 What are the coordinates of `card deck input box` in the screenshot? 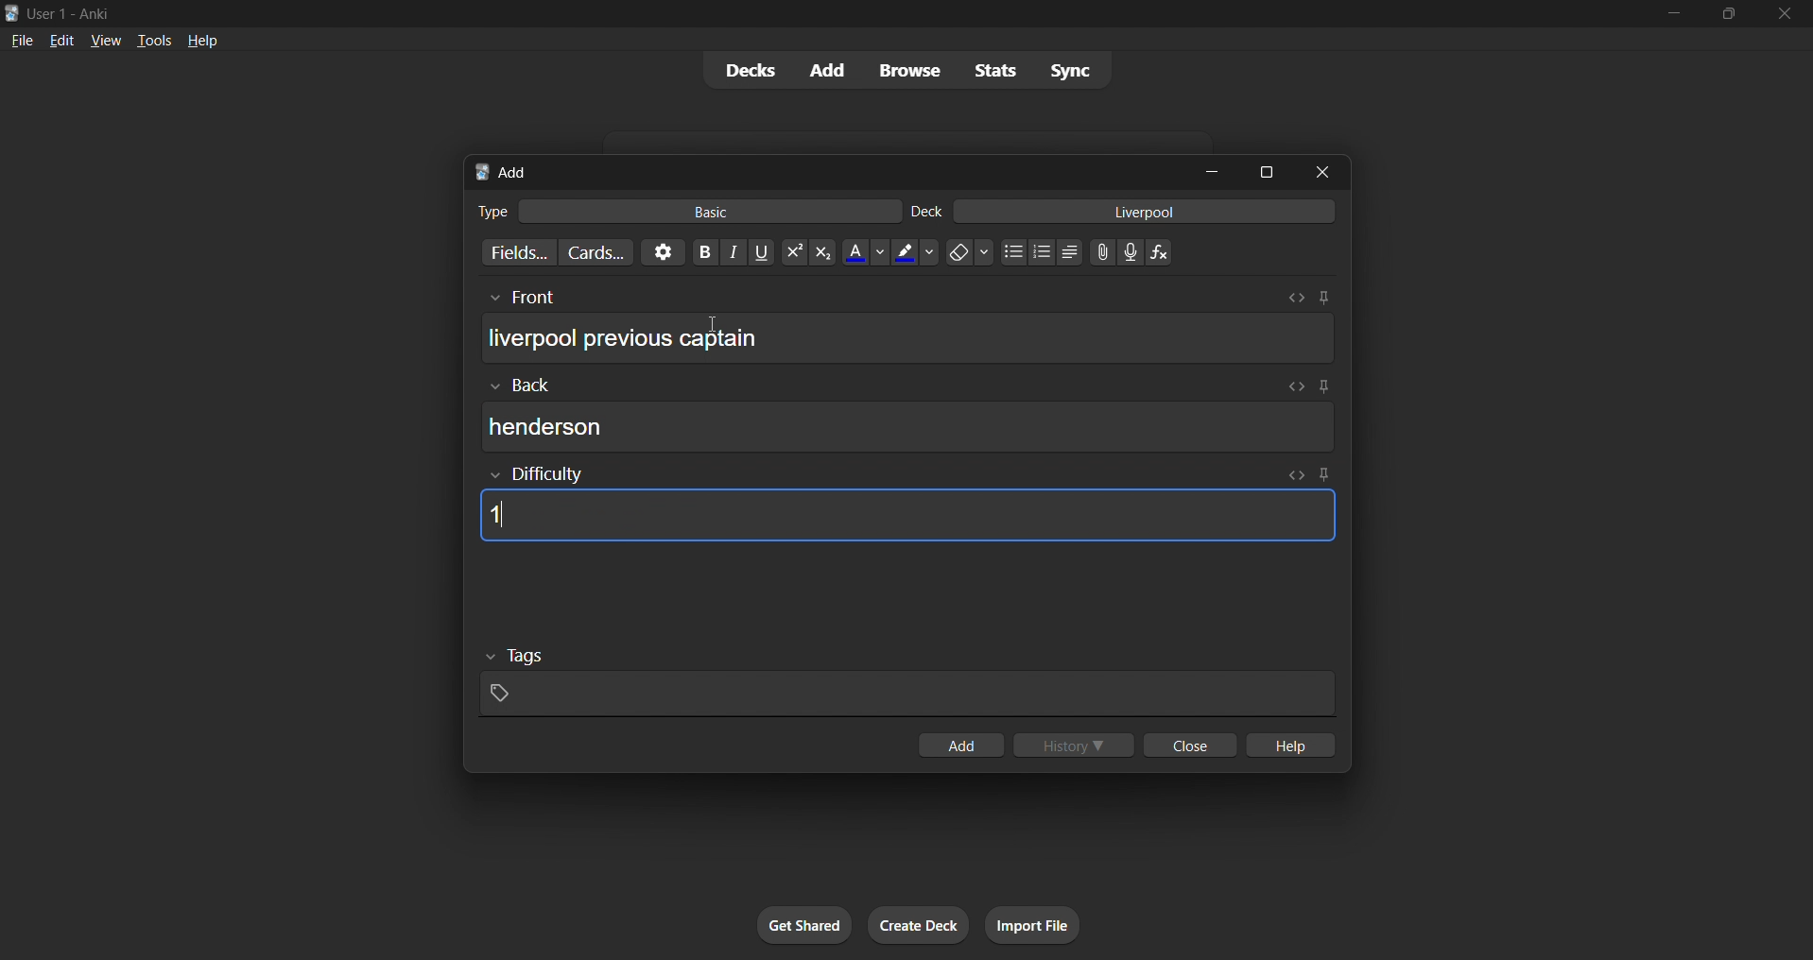 It's located at (1128, 214).